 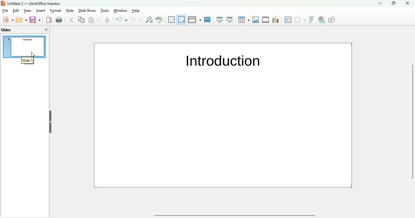 I want to click on view, so click(x=27, y=11).